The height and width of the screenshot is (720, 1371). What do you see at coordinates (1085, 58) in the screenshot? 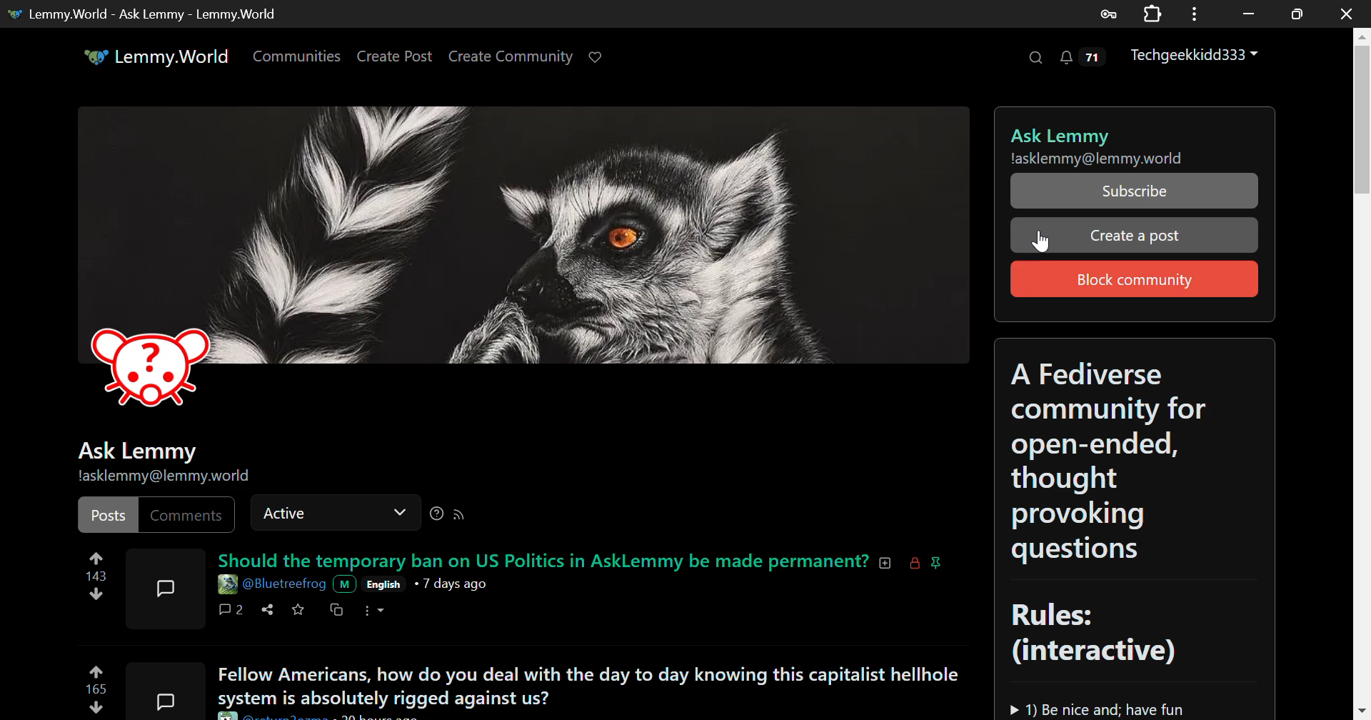
I see `Notifications` at bounding box center [1085, 58].